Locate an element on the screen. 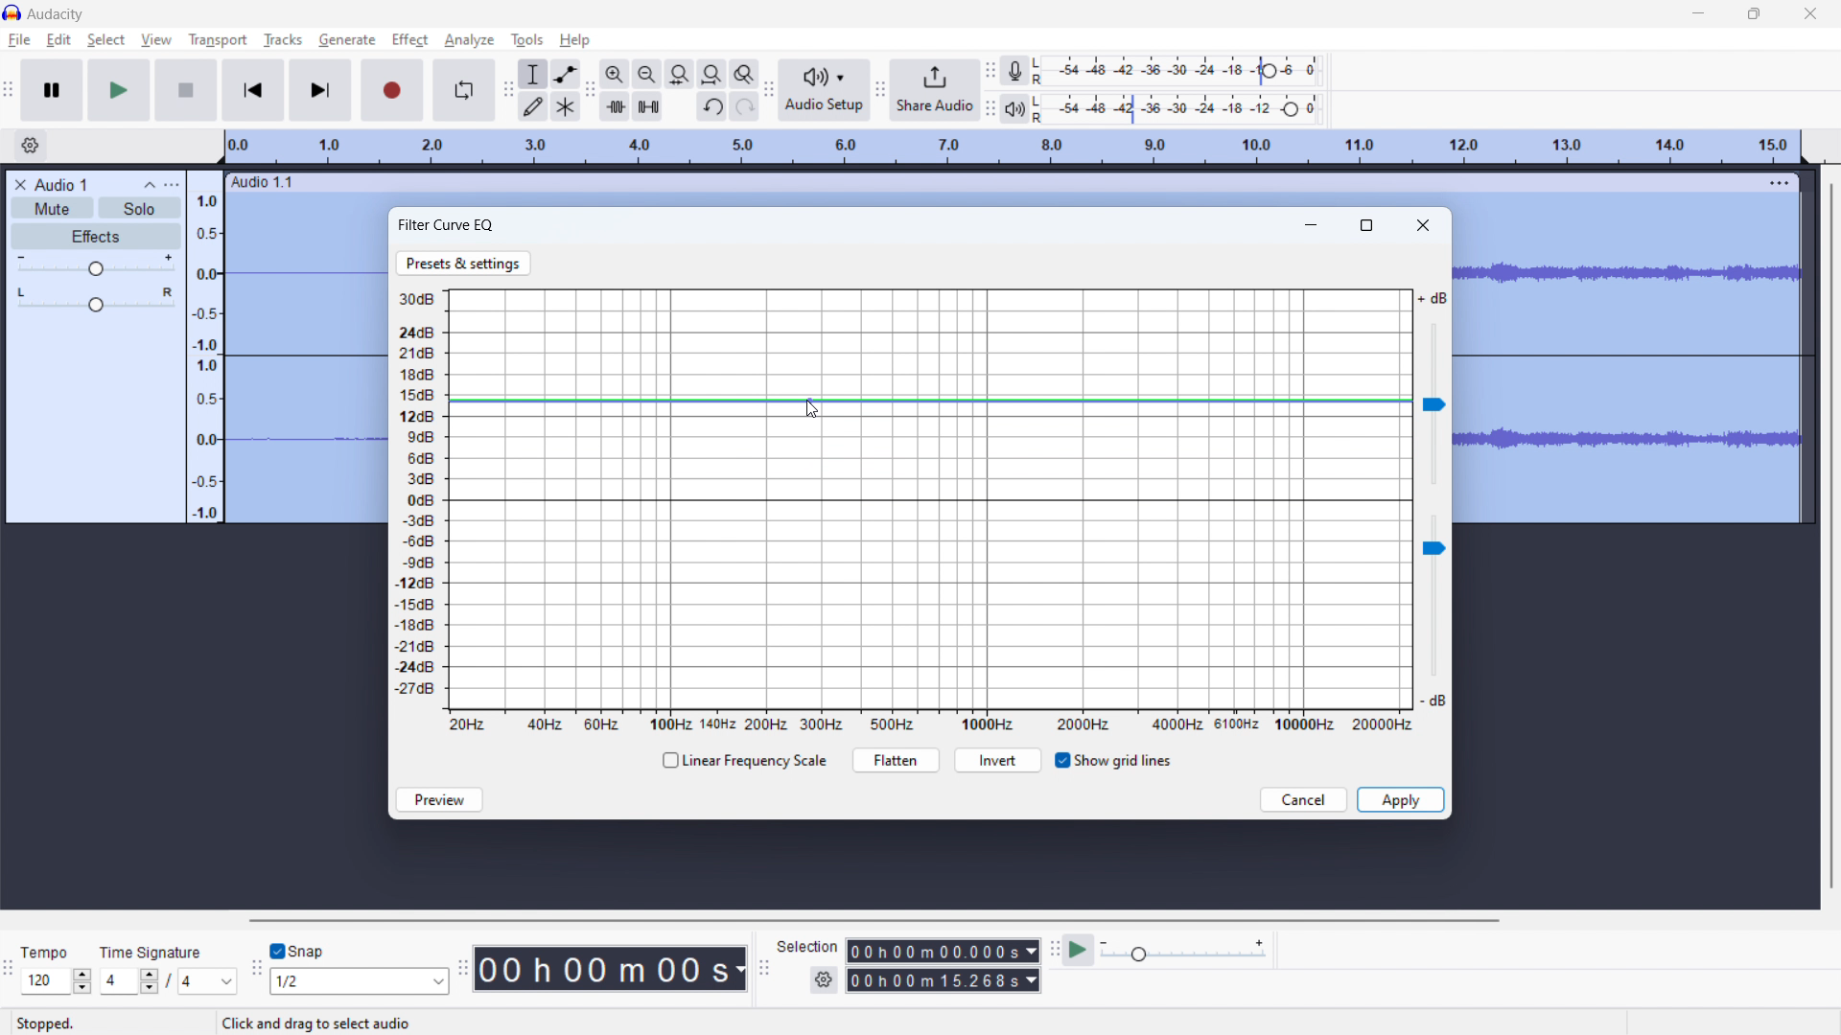 Image resolution: width=1841 pixels, height=1035 pixels. cursor is located at coordinates (812, 410).